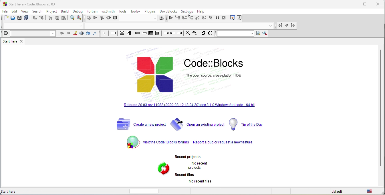  I want to click on start here, so click(9, 41).